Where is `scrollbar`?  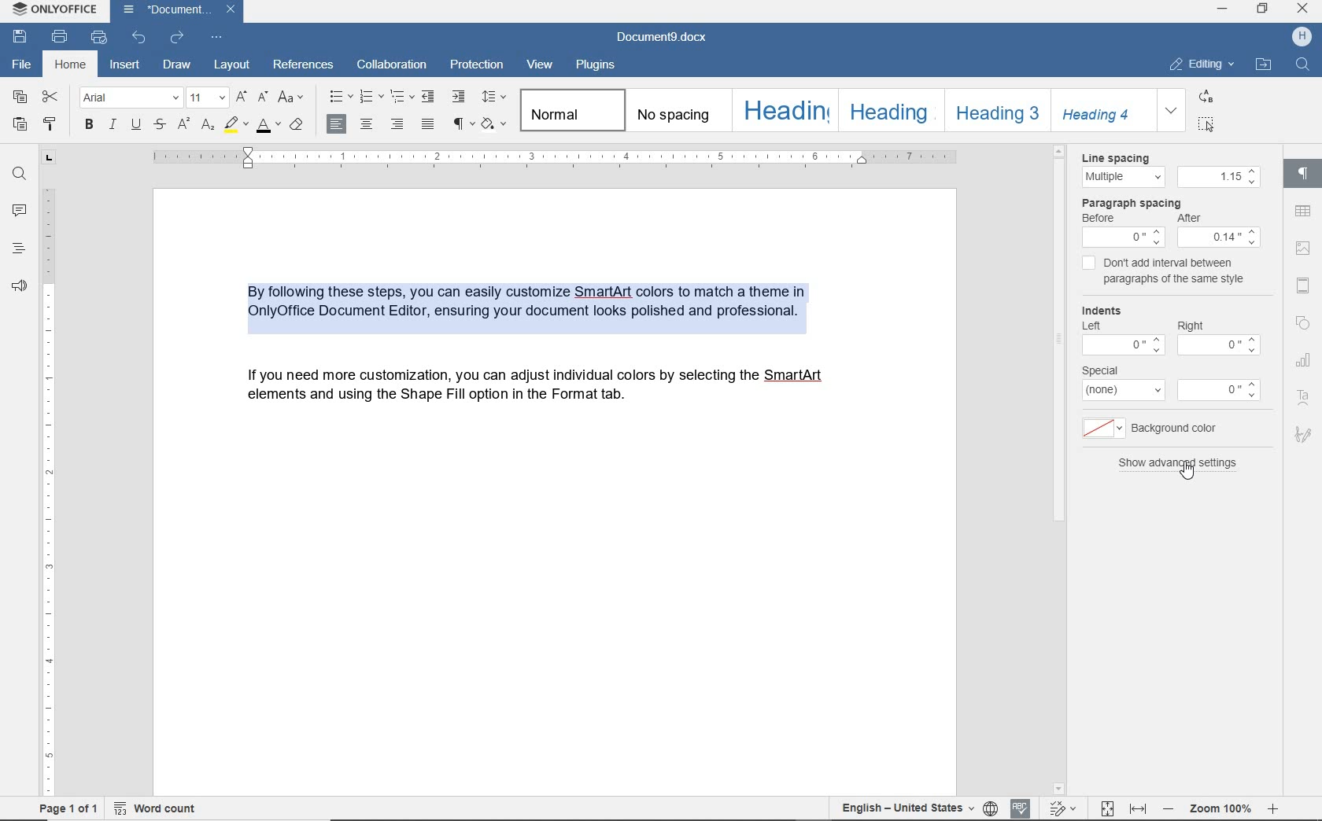
scrollbar is located at coordinates (1059, 431).